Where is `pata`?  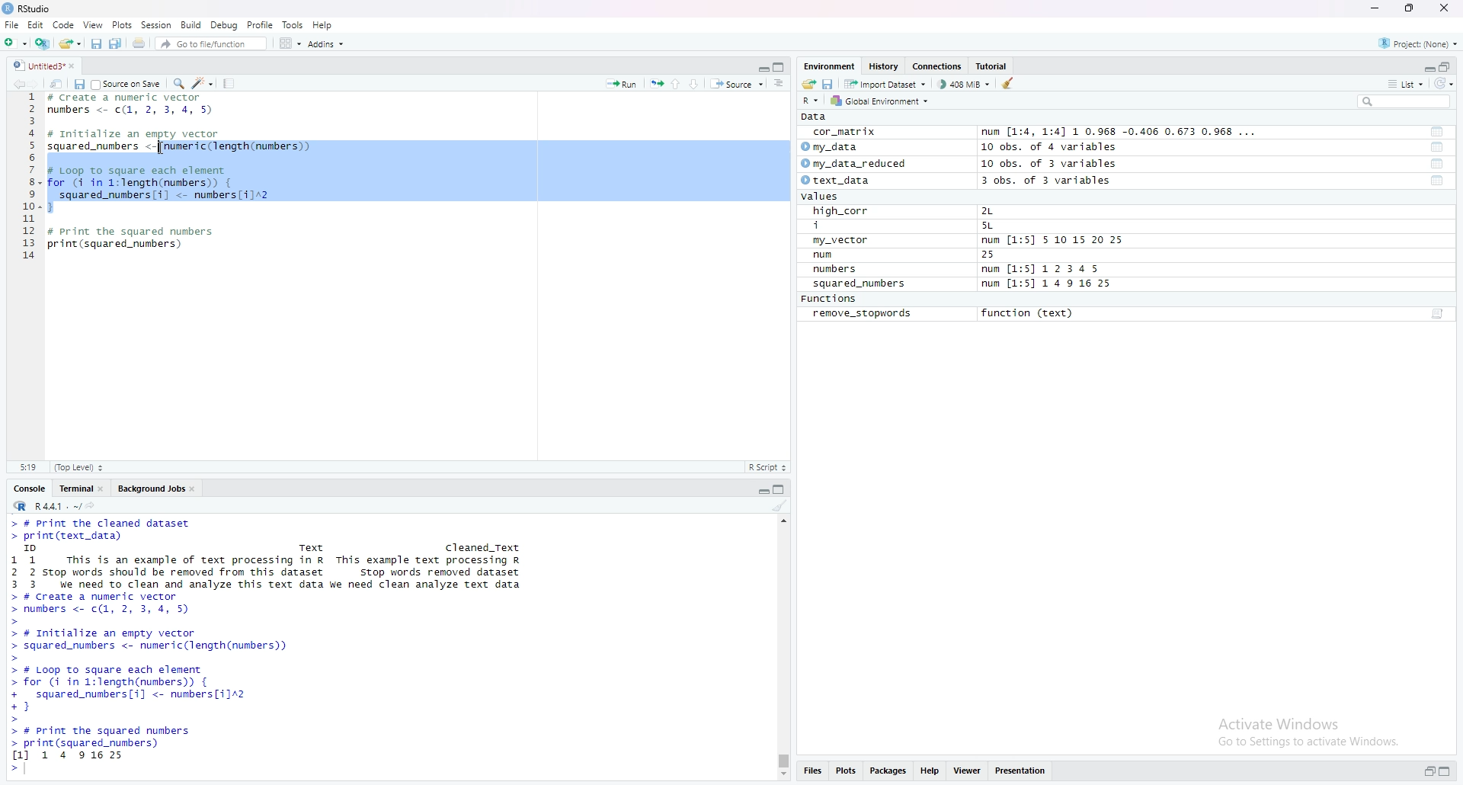
pata is located at coordinates (818, 117).